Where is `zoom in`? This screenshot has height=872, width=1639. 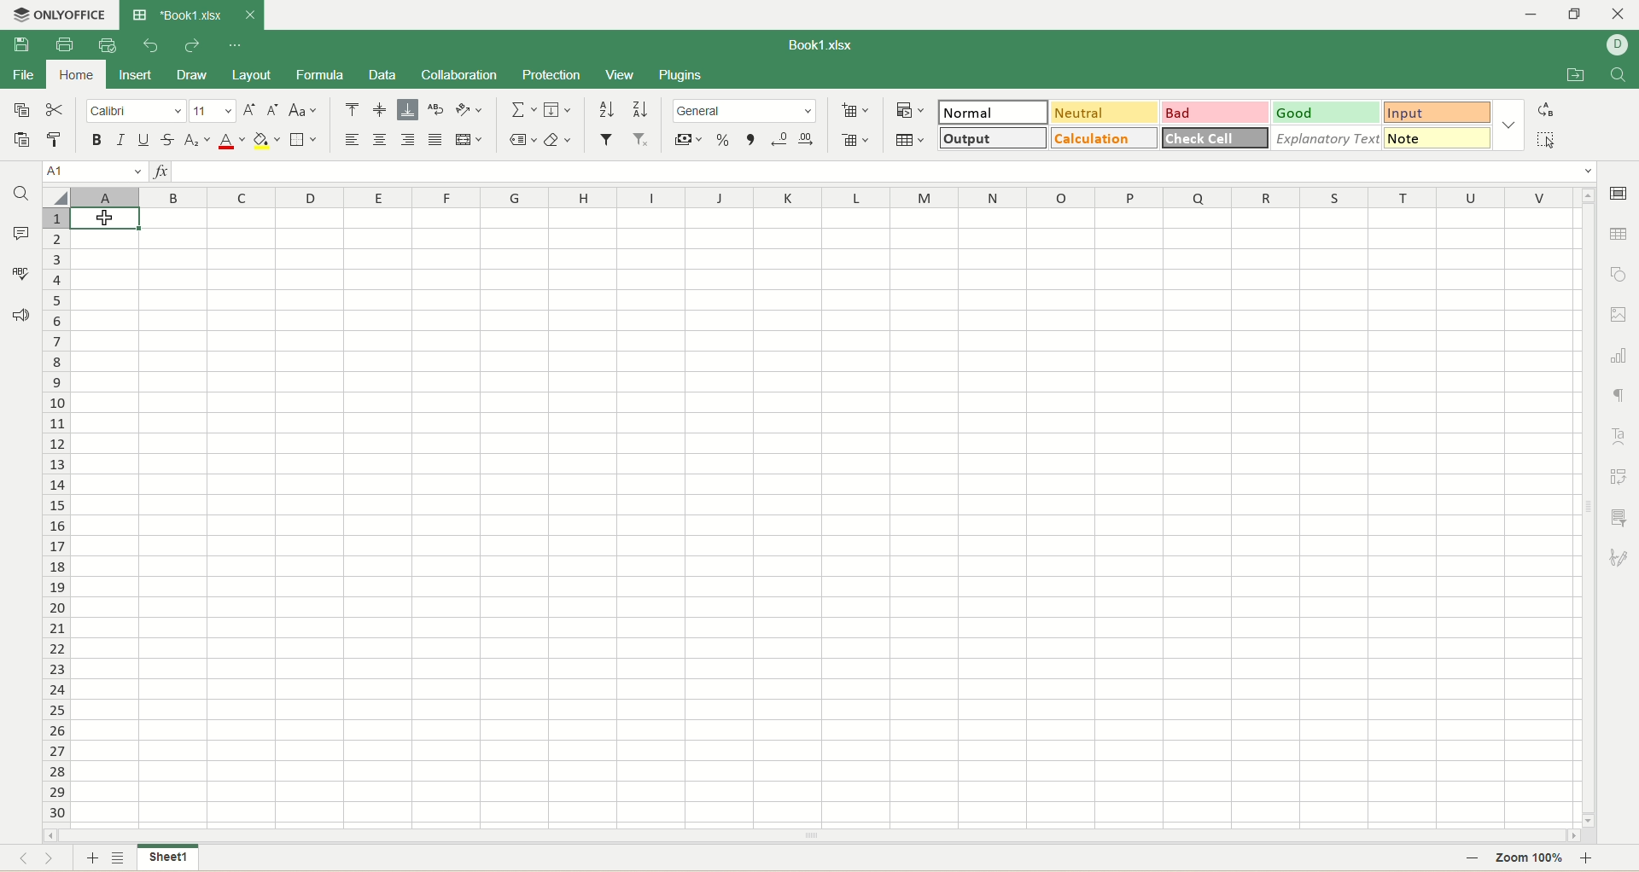
zoom in is located at coordinates (1595, 857).